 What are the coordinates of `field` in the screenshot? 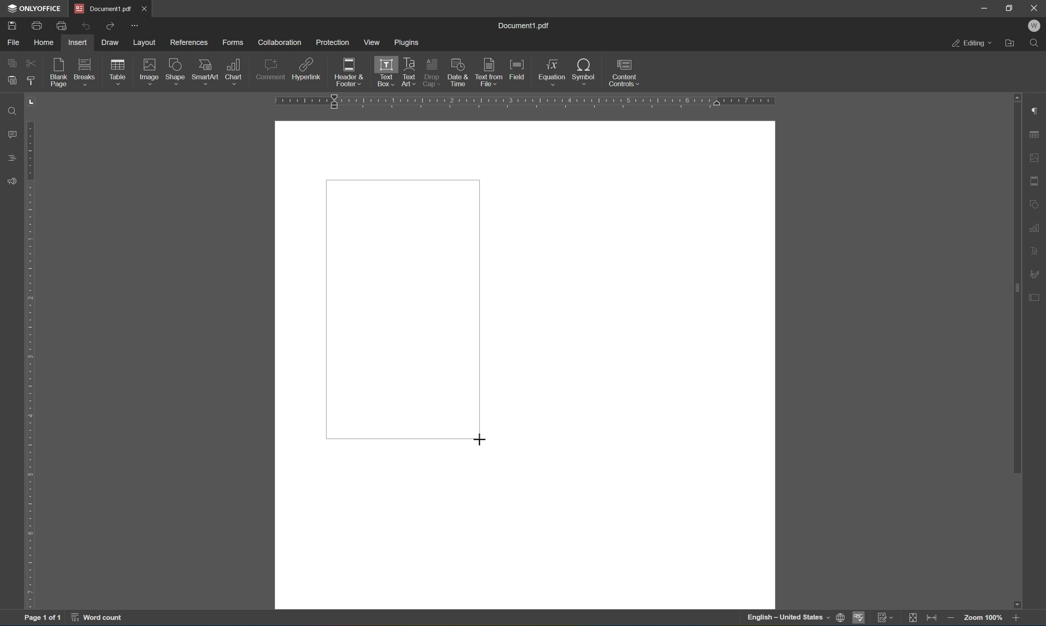 It's located at (518, 70).